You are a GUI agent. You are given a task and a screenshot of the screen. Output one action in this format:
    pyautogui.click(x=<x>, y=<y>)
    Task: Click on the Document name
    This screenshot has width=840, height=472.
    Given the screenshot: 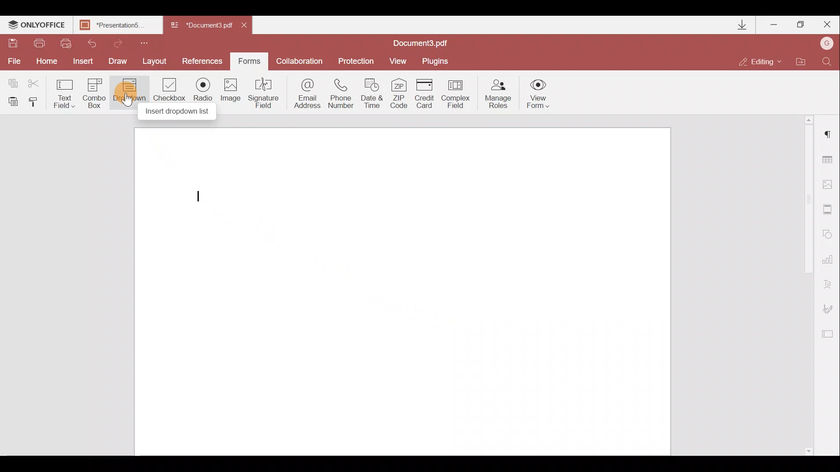 What is the action you would take?
    pyautogui.click(x=200, y=26)
    